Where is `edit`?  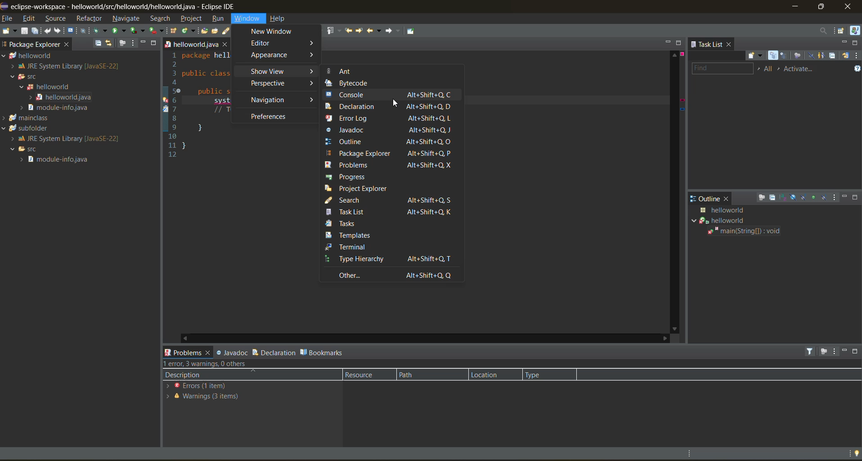
edit is located at coordinates (30, 18).